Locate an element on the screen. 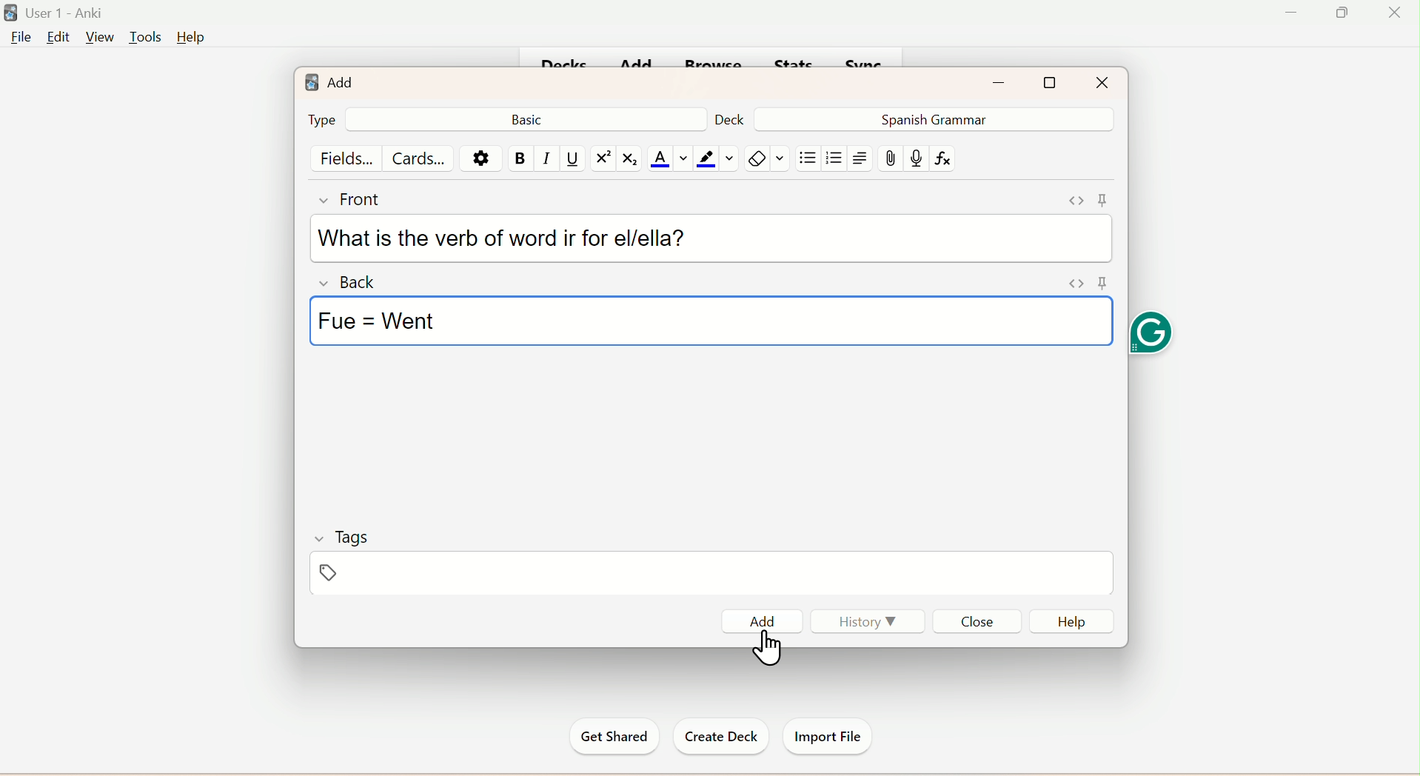 The width and height of the screenshot is (1420, 776). Maximize is located at coordinates (1051, 82).